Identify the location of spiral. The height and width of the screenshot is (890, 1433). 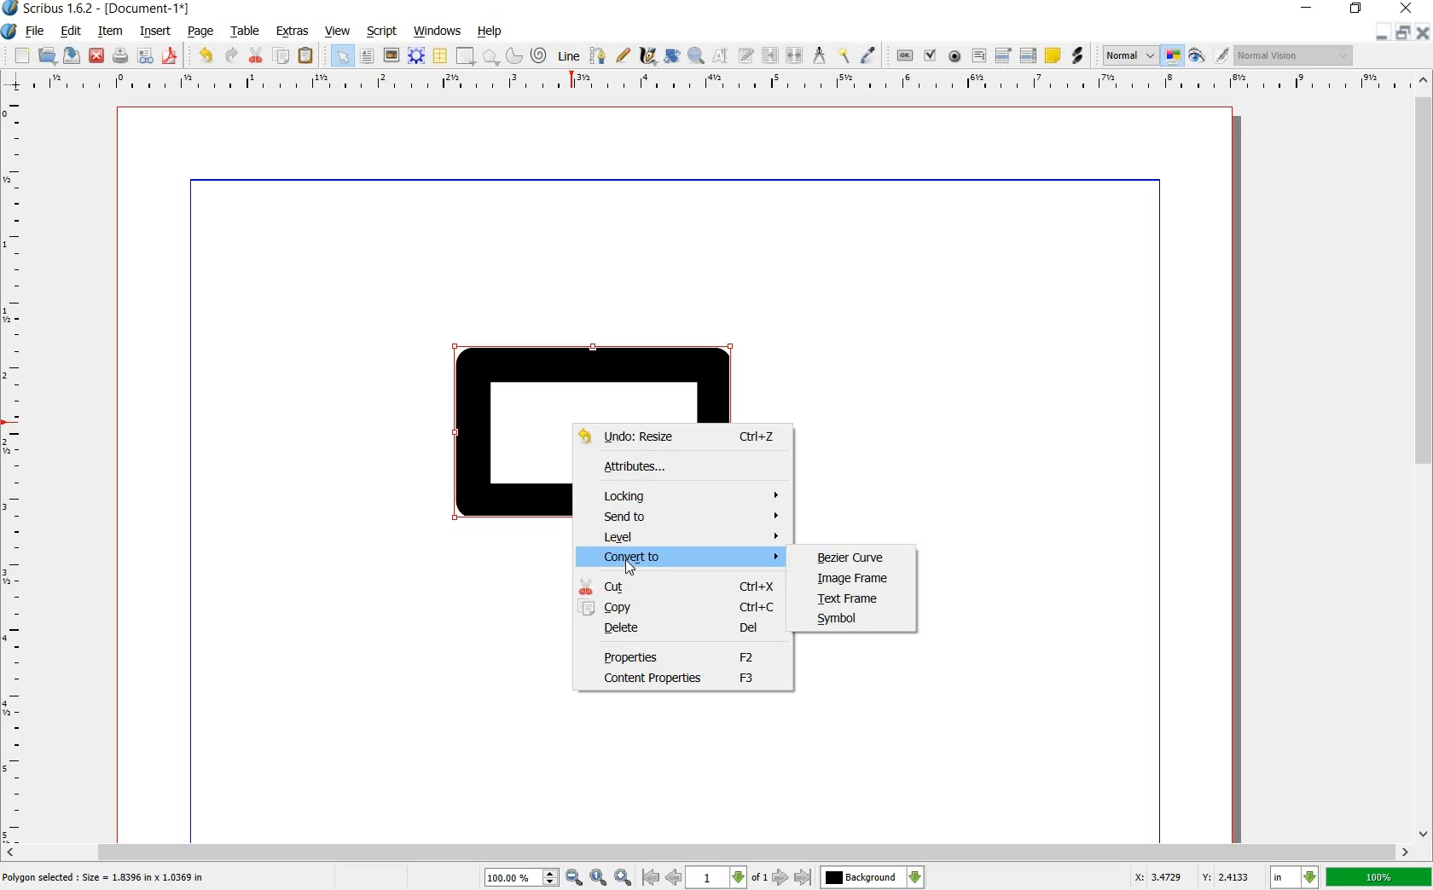
(538, 55).